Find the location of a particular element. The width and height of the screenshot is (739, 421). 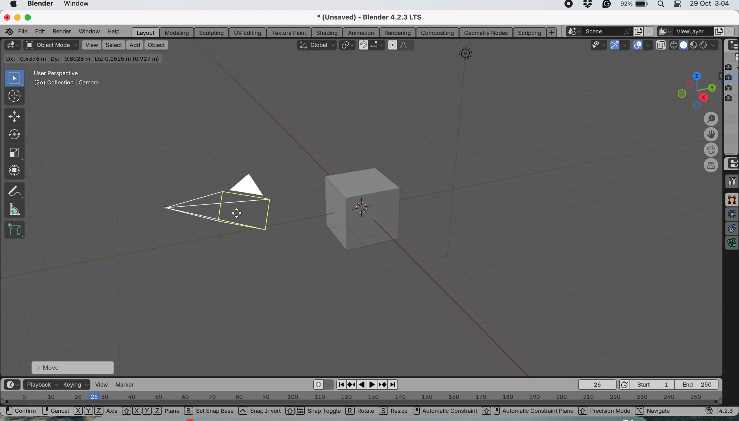

keying is located at coordinates (76, 385).